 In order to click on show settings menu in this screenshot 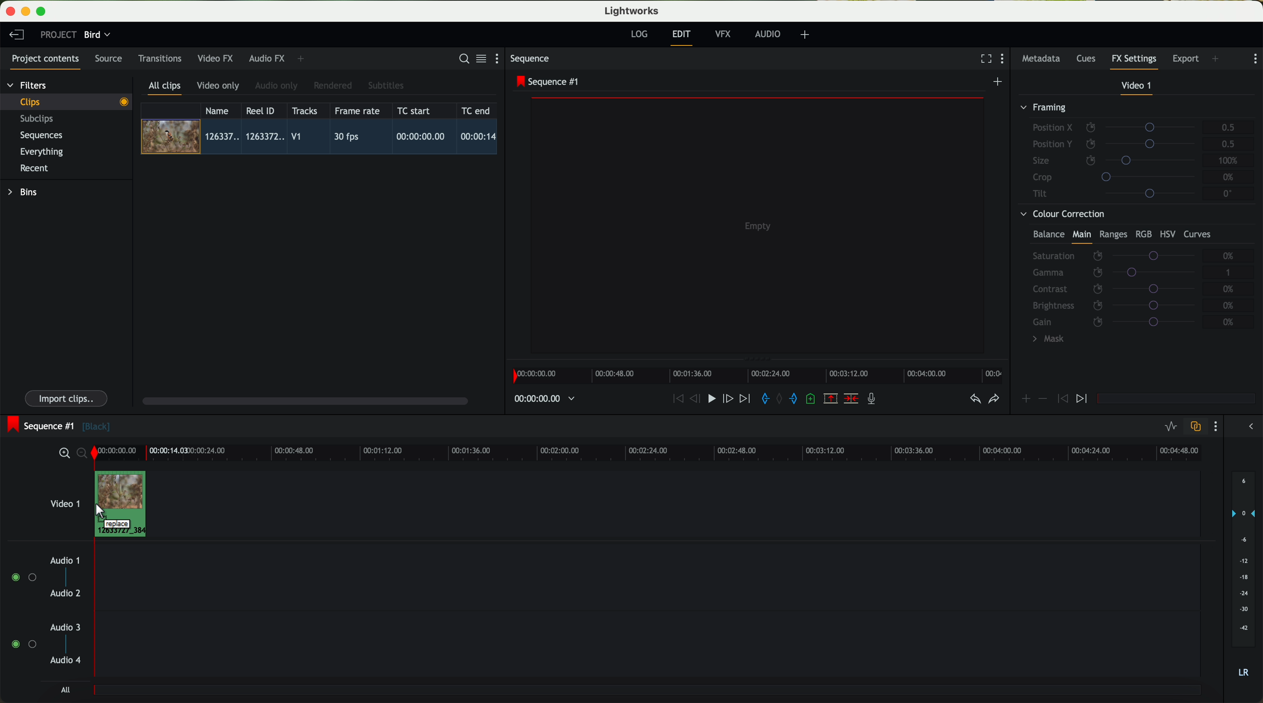, I will do `click(1254, 59)`.